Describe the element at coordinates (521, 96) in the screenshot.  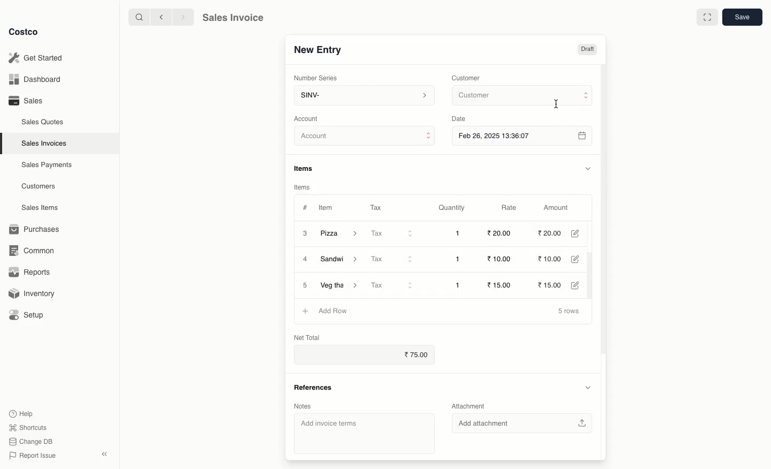
I see `Customer` at that location.